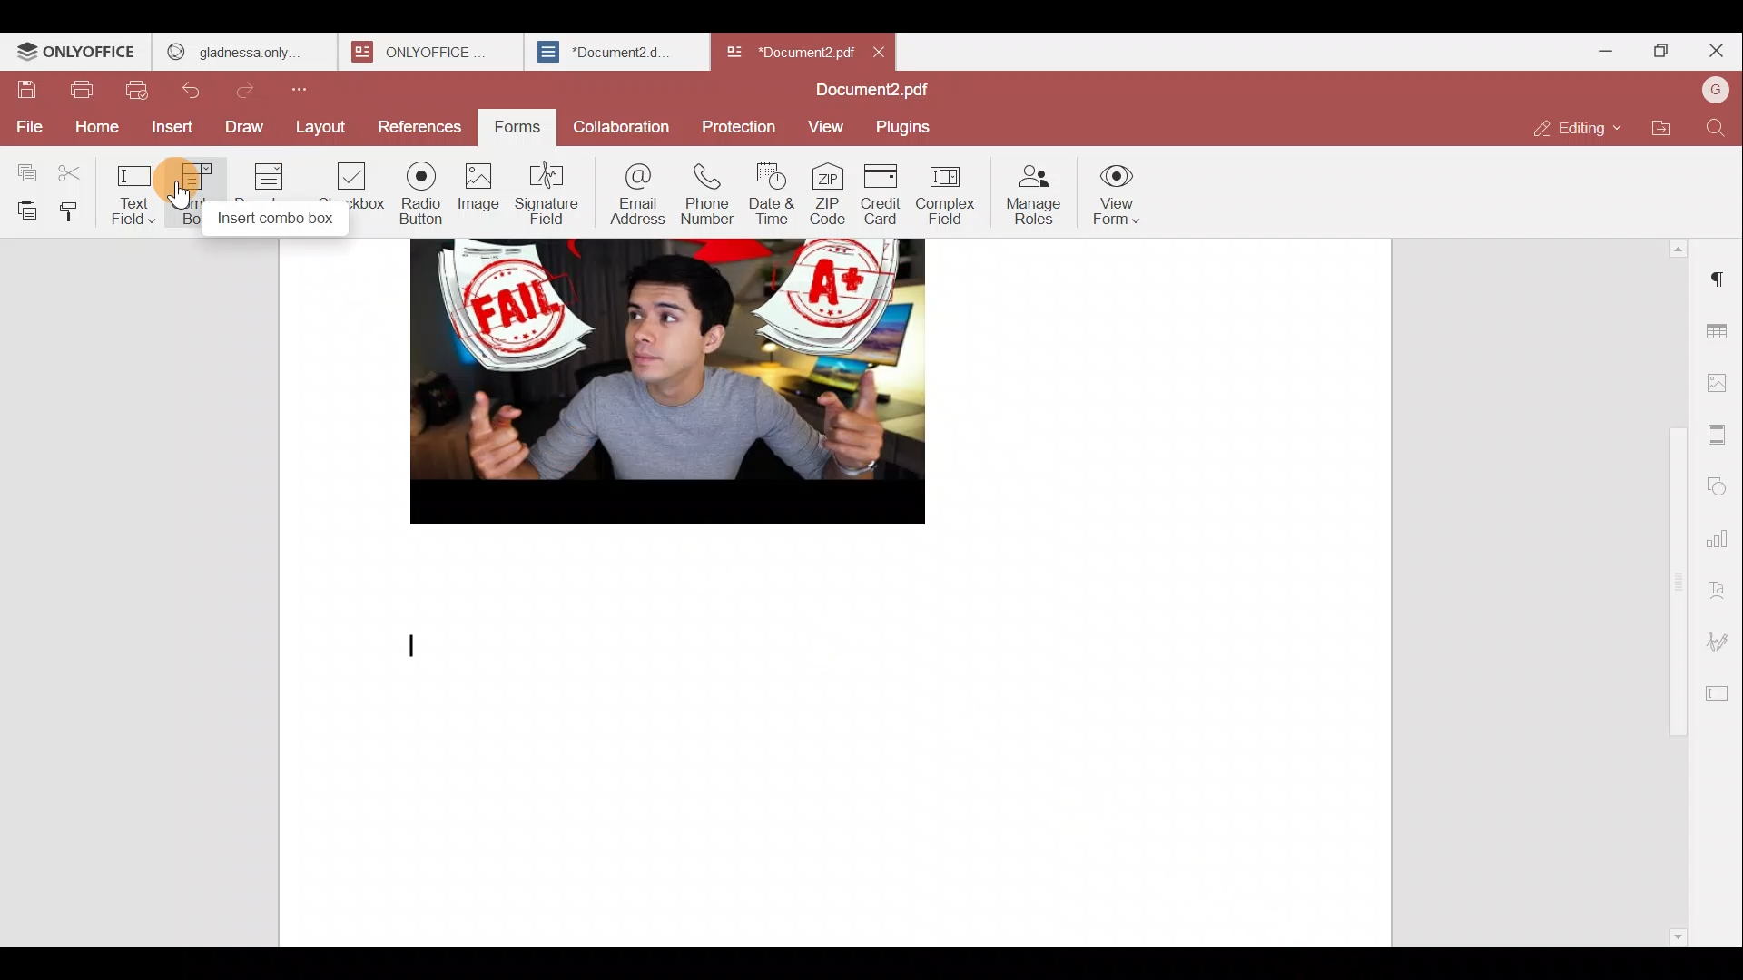 This screenshot has height=980, width=1743. What do you see at coordinates (421, 194) in the screenshot?
I see `Radio` at bounding box center [421, 194].